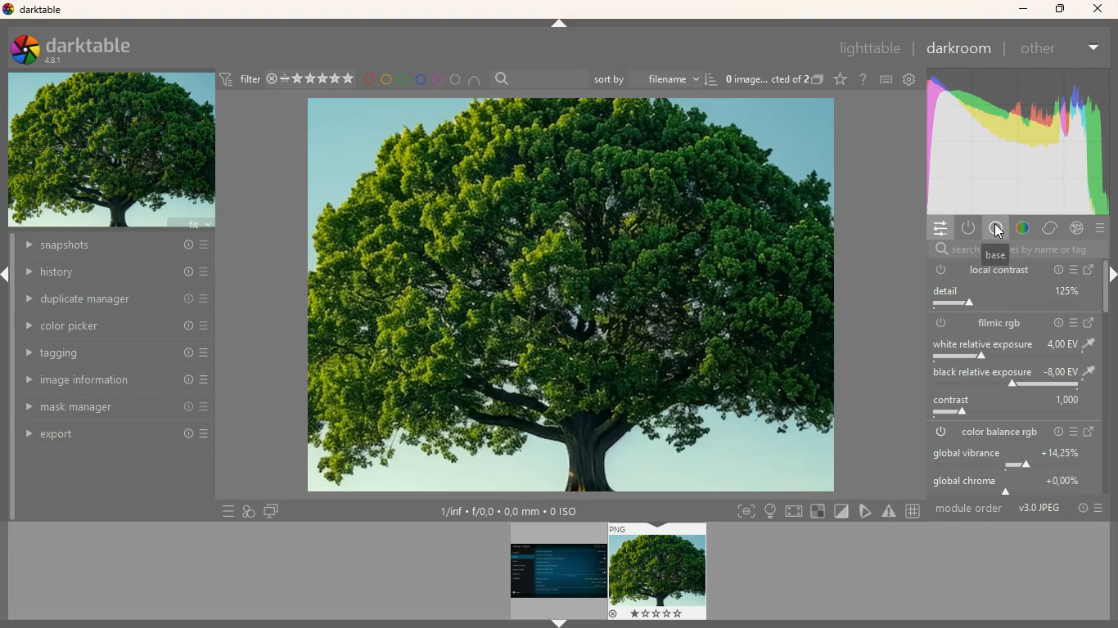  Describe the element at coordinates (840, 510) in the screenshot. I see `diagonal` at that location.